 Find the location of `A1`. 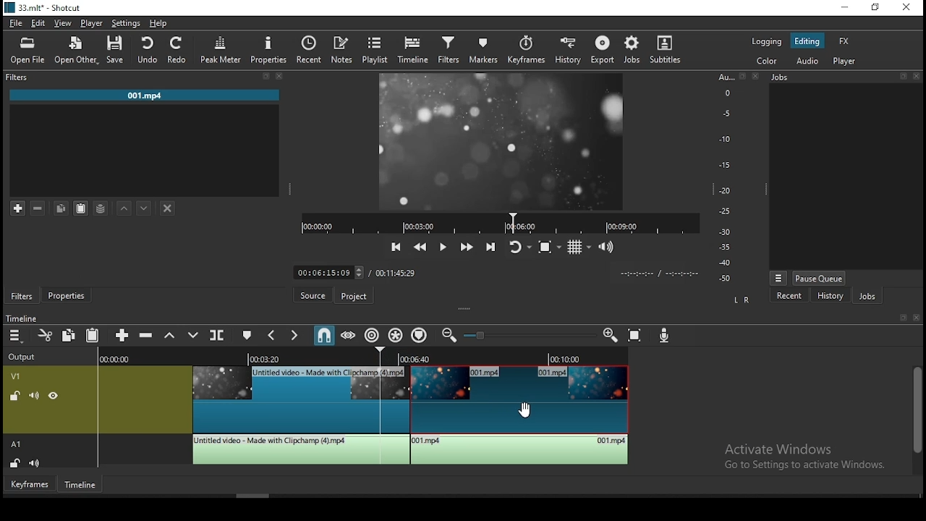

A1 is located at coordinates (21, 183).